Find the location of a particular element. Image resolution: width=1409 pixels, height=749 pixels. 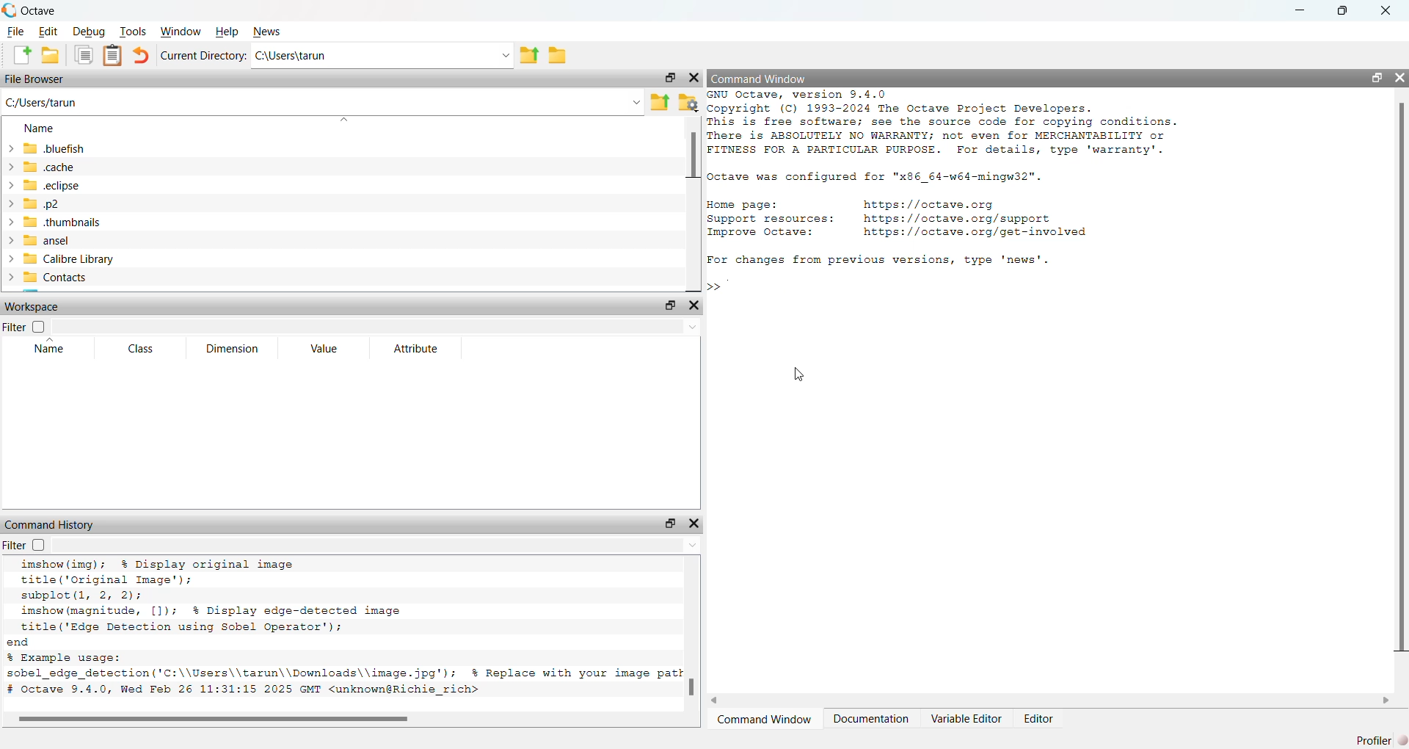

Help is located at coordinates (227, 32).